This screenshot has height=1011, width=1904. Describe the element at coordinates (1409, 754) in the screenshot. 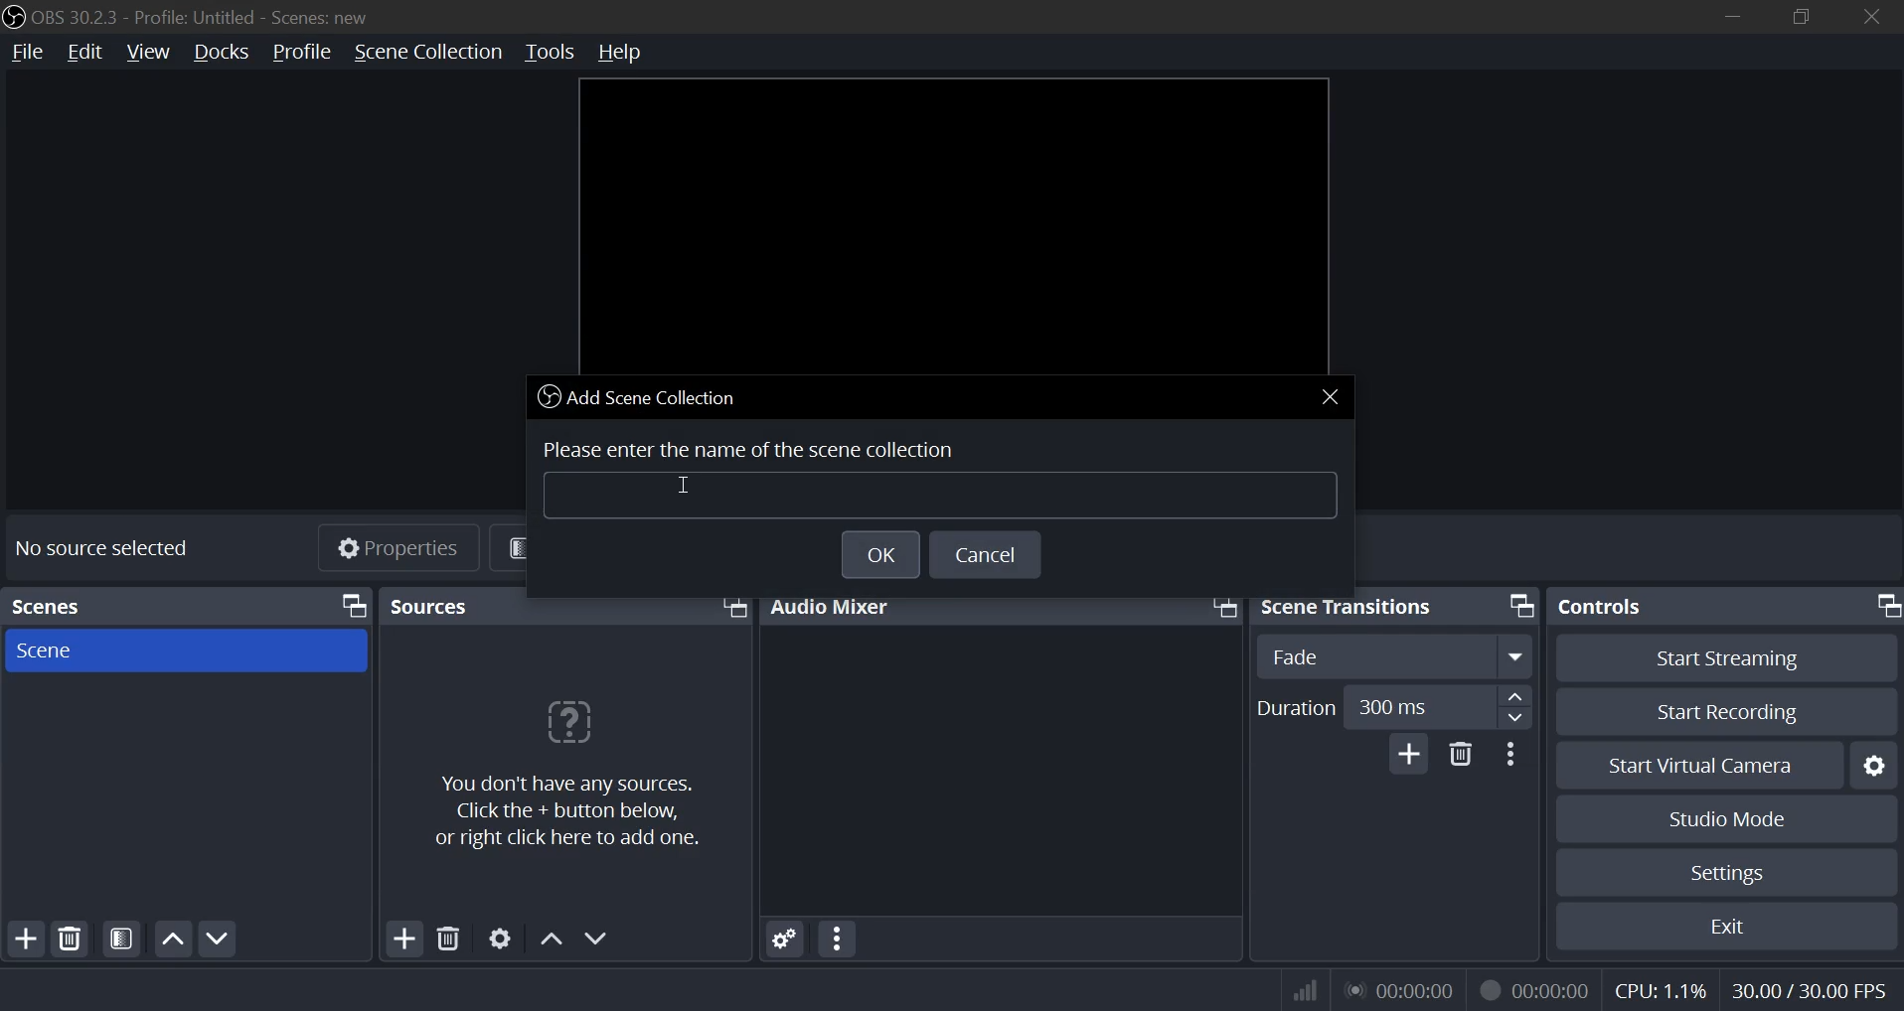

I see `add` at that location.